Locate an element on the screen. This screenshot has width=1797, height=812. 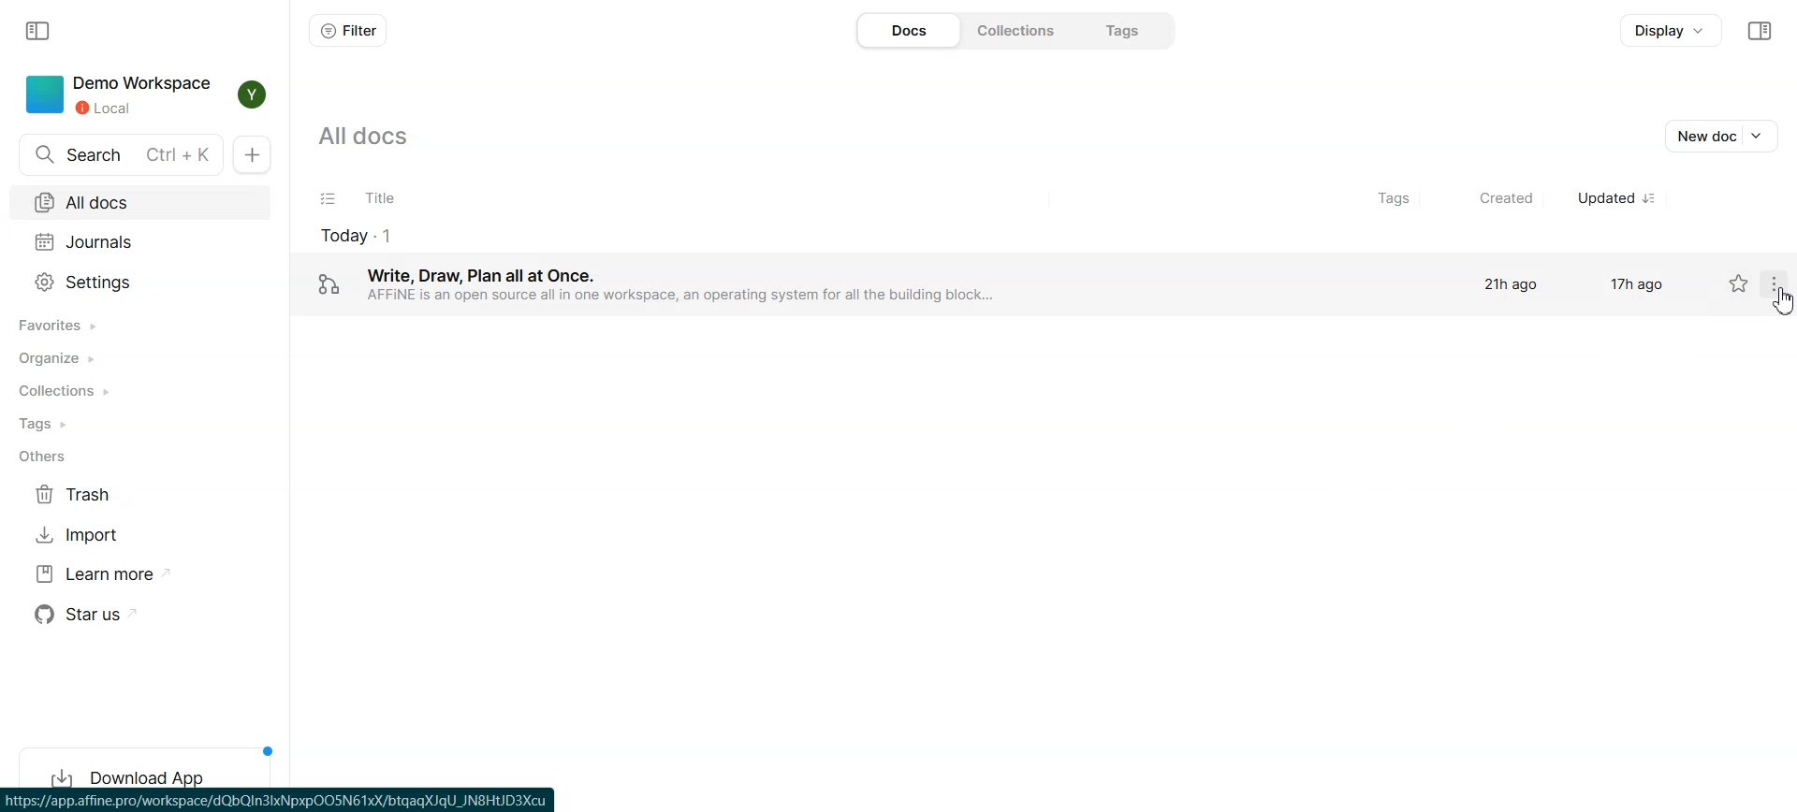
‘Write, Draw, Plan all at Once. 21h ago 17h ago
AFFINE is an open source all in one workspace, an operating system for all the building block is located at coordinates (988, 288).